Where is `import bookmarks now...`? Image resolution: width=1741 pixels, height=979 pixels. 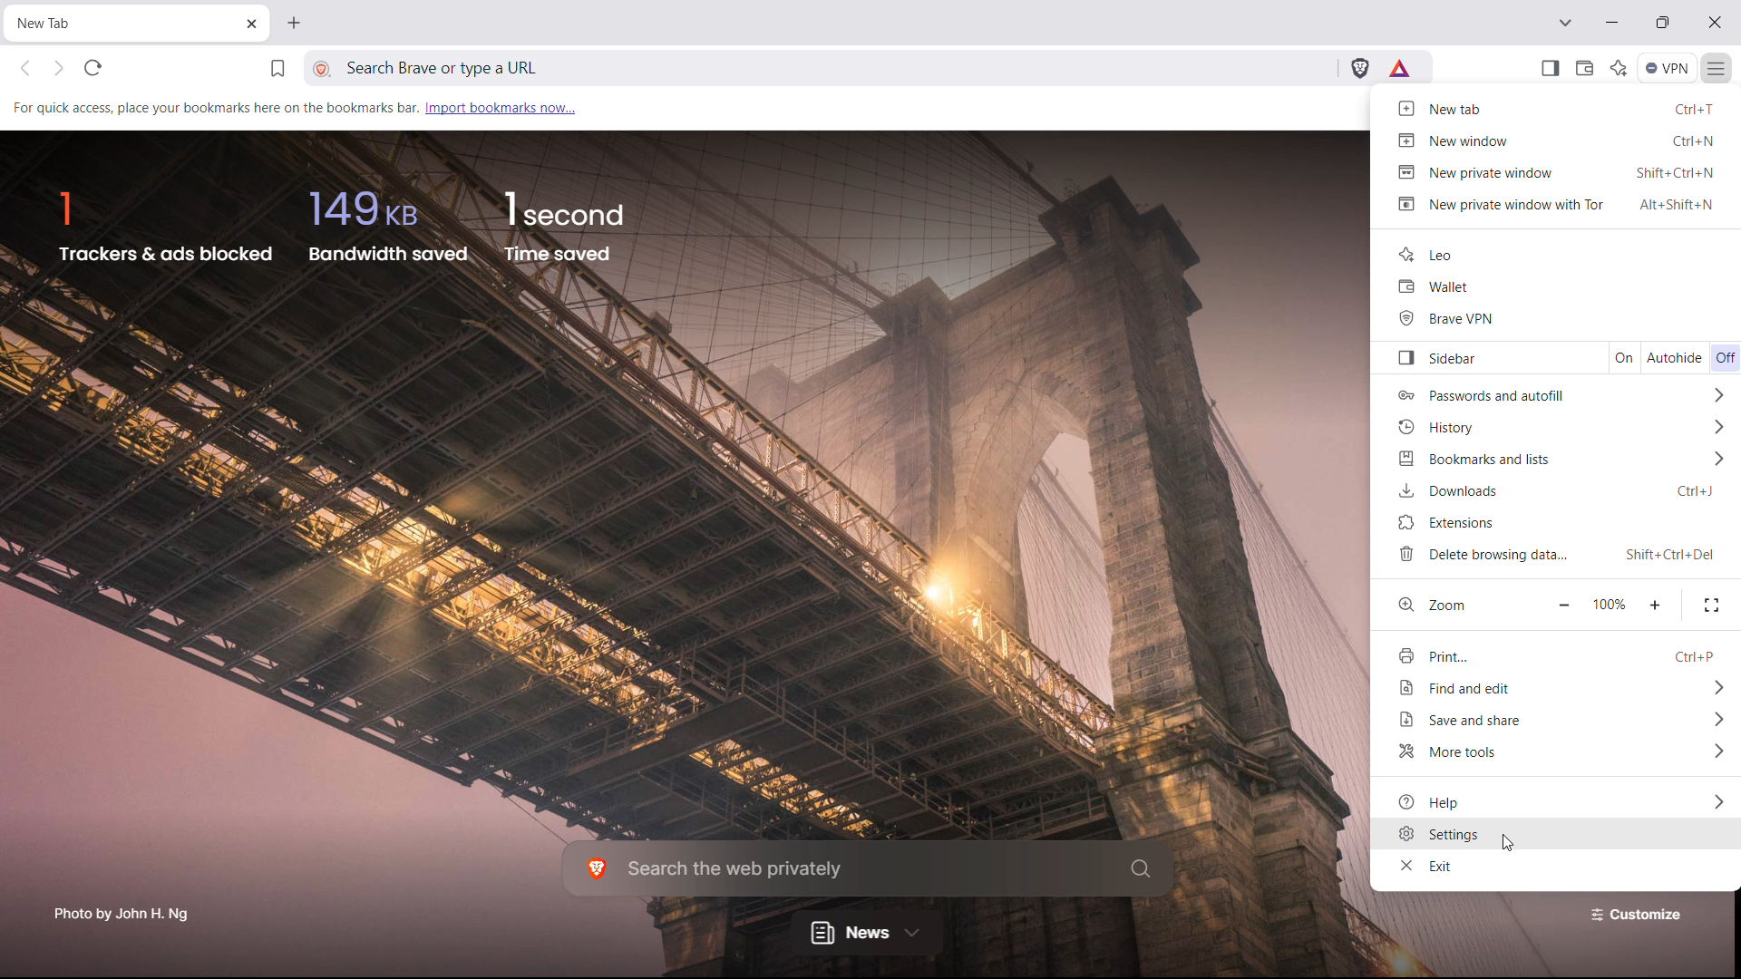 import bookmarks now... is located at coordinates (501, 107).